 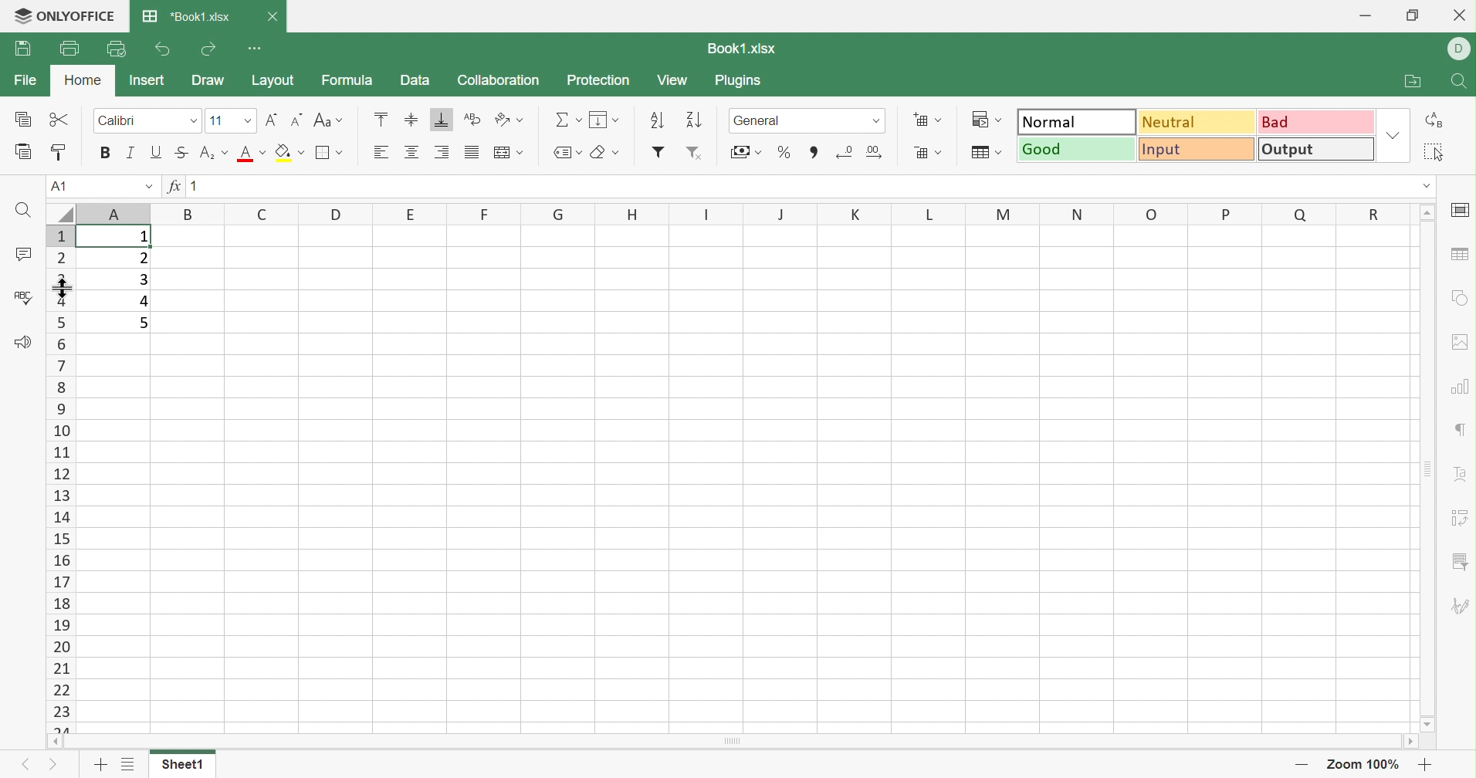 I want to click on Fill color, so click(x=282, y=151).